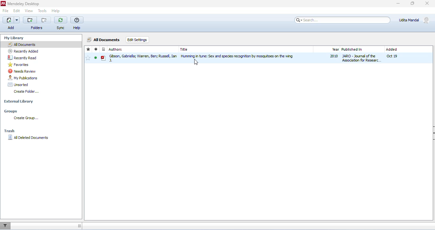 Image resolution: width=435 pixels, height=230 pixels. What do you see at coordinates (18, 84) in the screenshot?
I see `unsorted` at bounding box center [18, 84].